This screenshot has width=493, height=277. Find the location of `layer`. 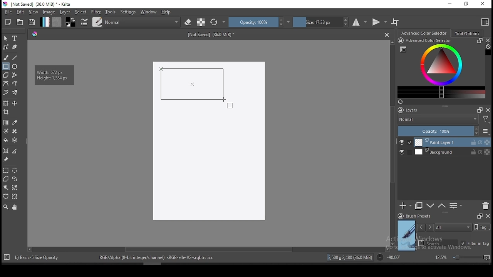

layer is located at coordinates (452, 152).